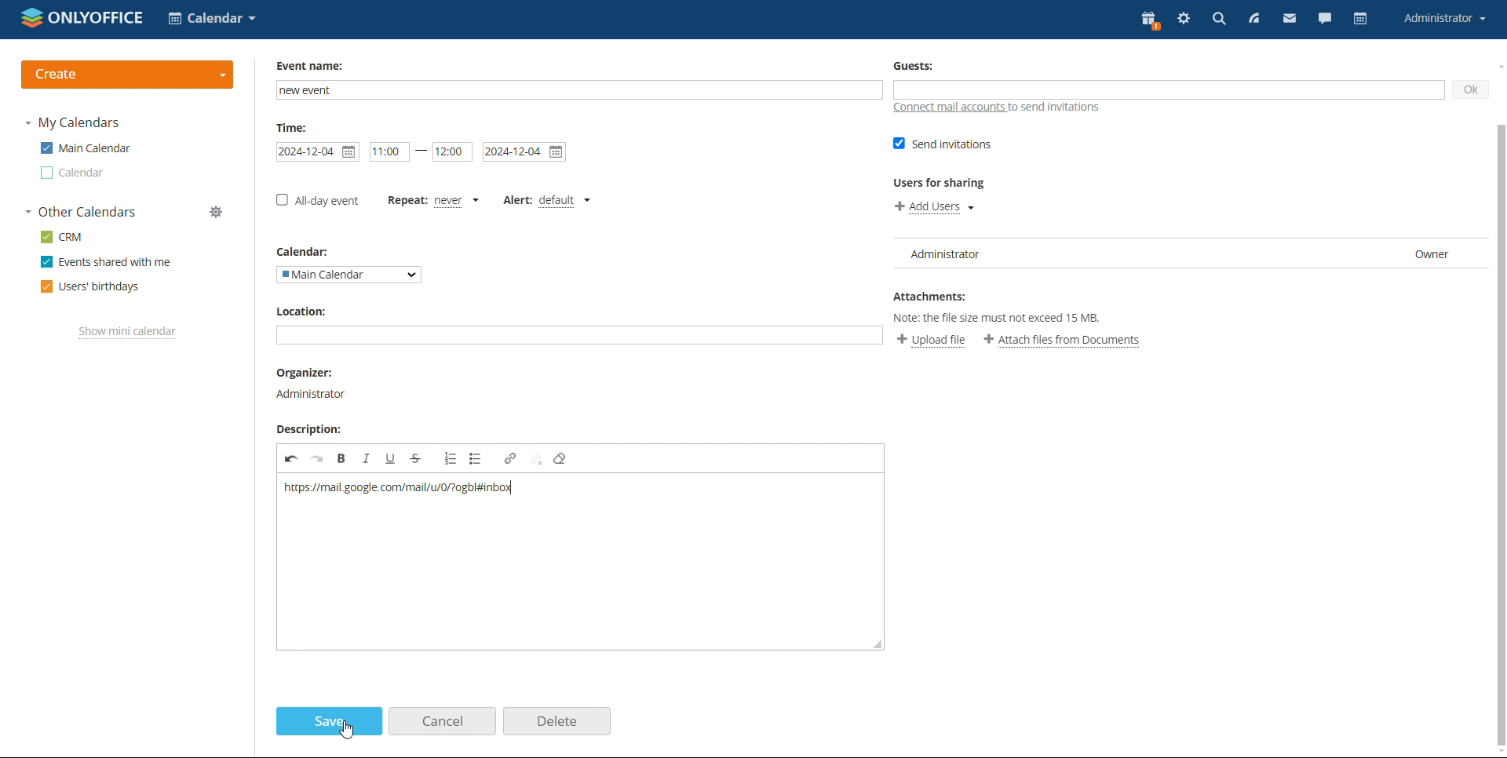 The width and height of the screenshot is (1507, 758). What do you see at coordinates (931, 208) in the screenshot?
I see `add users` at bounding box center [931, 208].